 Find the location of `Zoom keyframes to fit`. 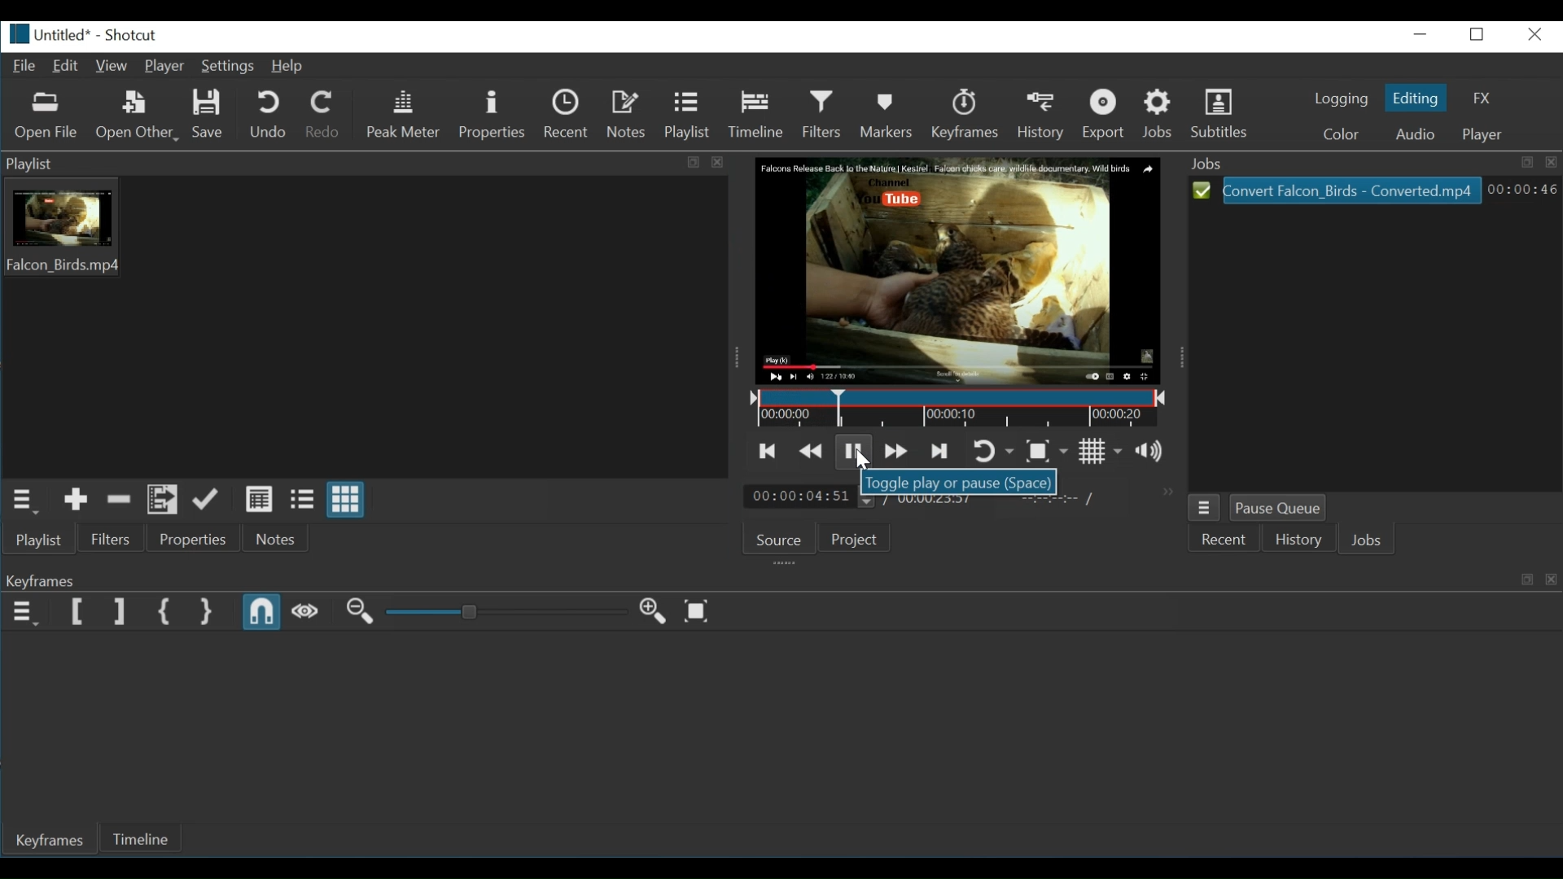

Zoom keyframes to fit is located at coordinates (694, 612).